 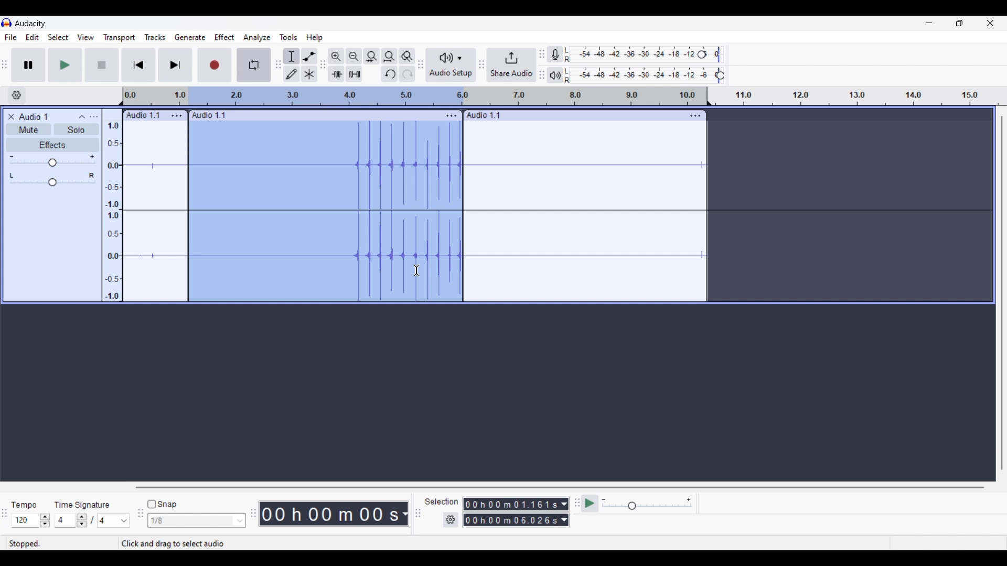 What do you see at coordinates (959, 23) in the screenshot?
I see `Show interface in a smaller tab` at bounding box center [959, 23].